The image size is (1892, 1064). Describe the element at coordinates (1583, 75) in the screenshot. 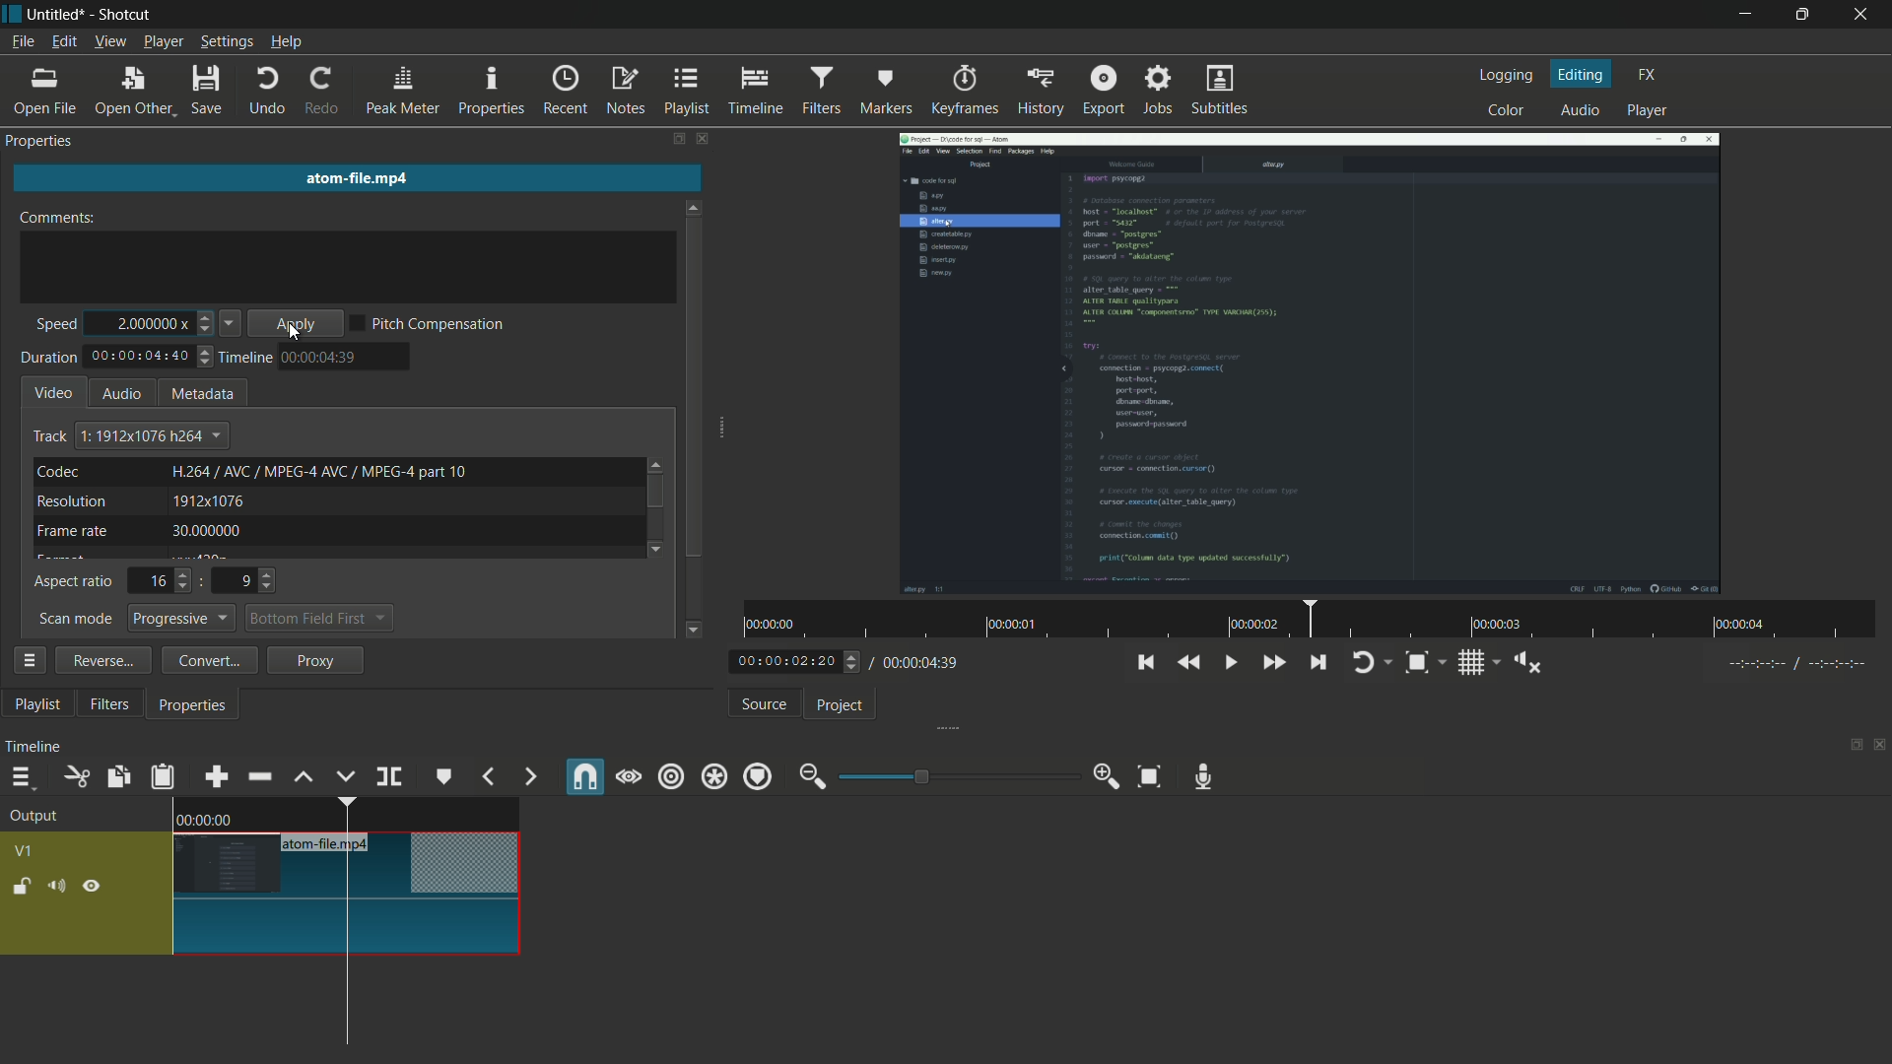

I see `editing` at that location.